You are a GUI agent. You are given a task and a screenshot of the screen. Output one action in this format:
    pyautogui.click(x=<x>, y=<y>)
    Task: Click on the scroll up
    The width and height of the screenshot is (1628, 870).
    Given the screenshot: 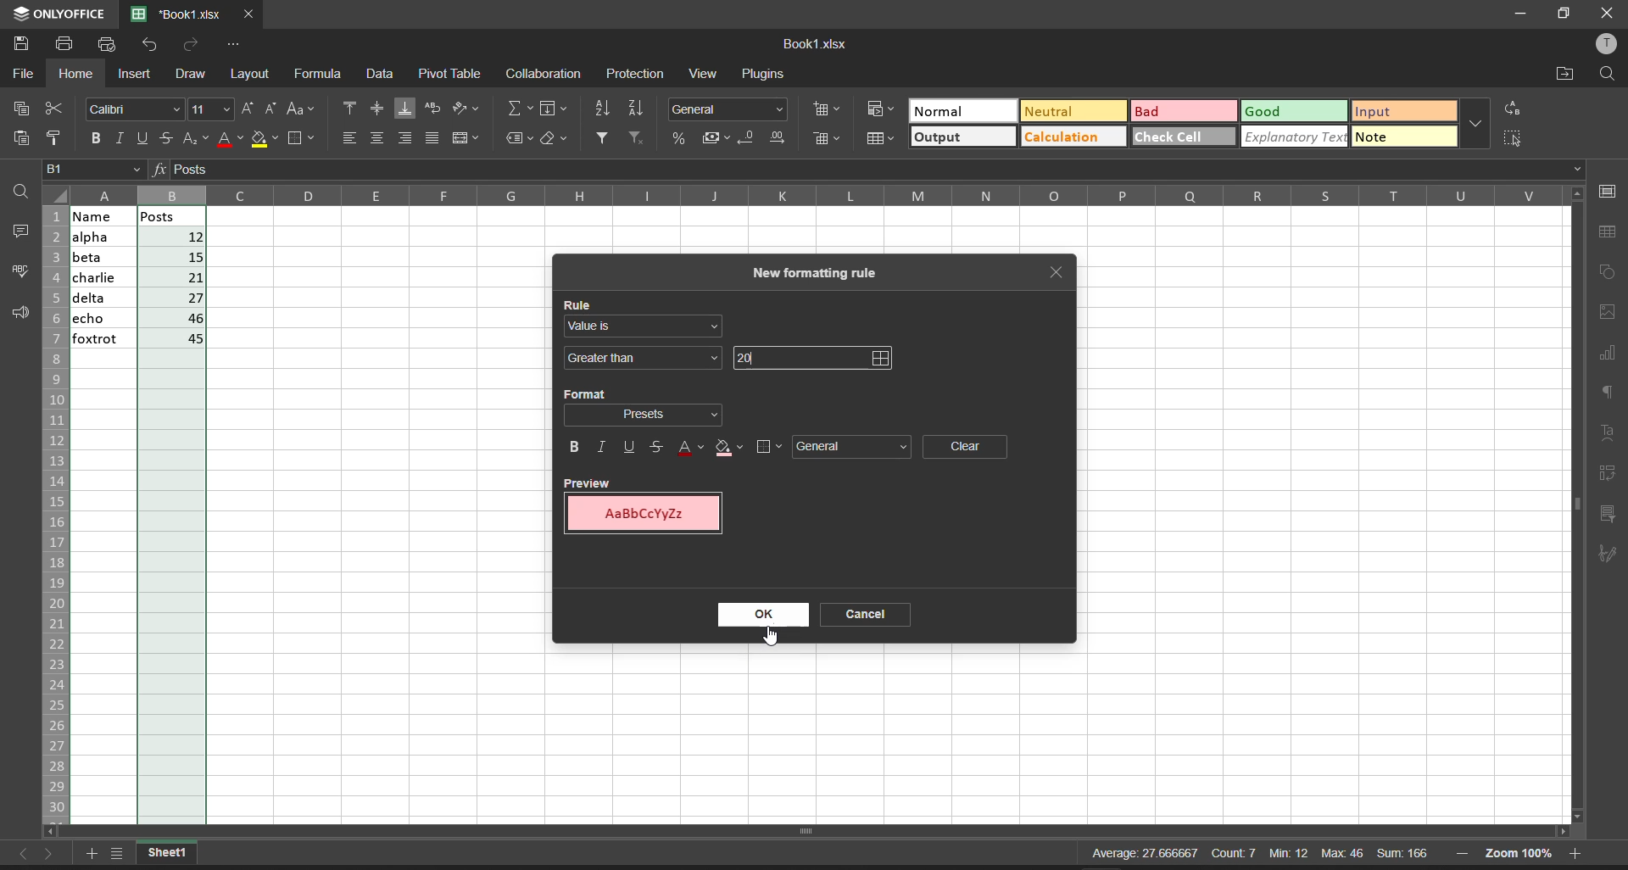 What is the action you would take?
    pyautogui.click(x=1578, y=196)
    